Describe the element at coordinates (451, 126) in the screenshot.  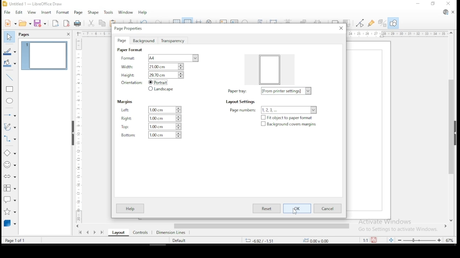
I see `scroll bar` at that location.